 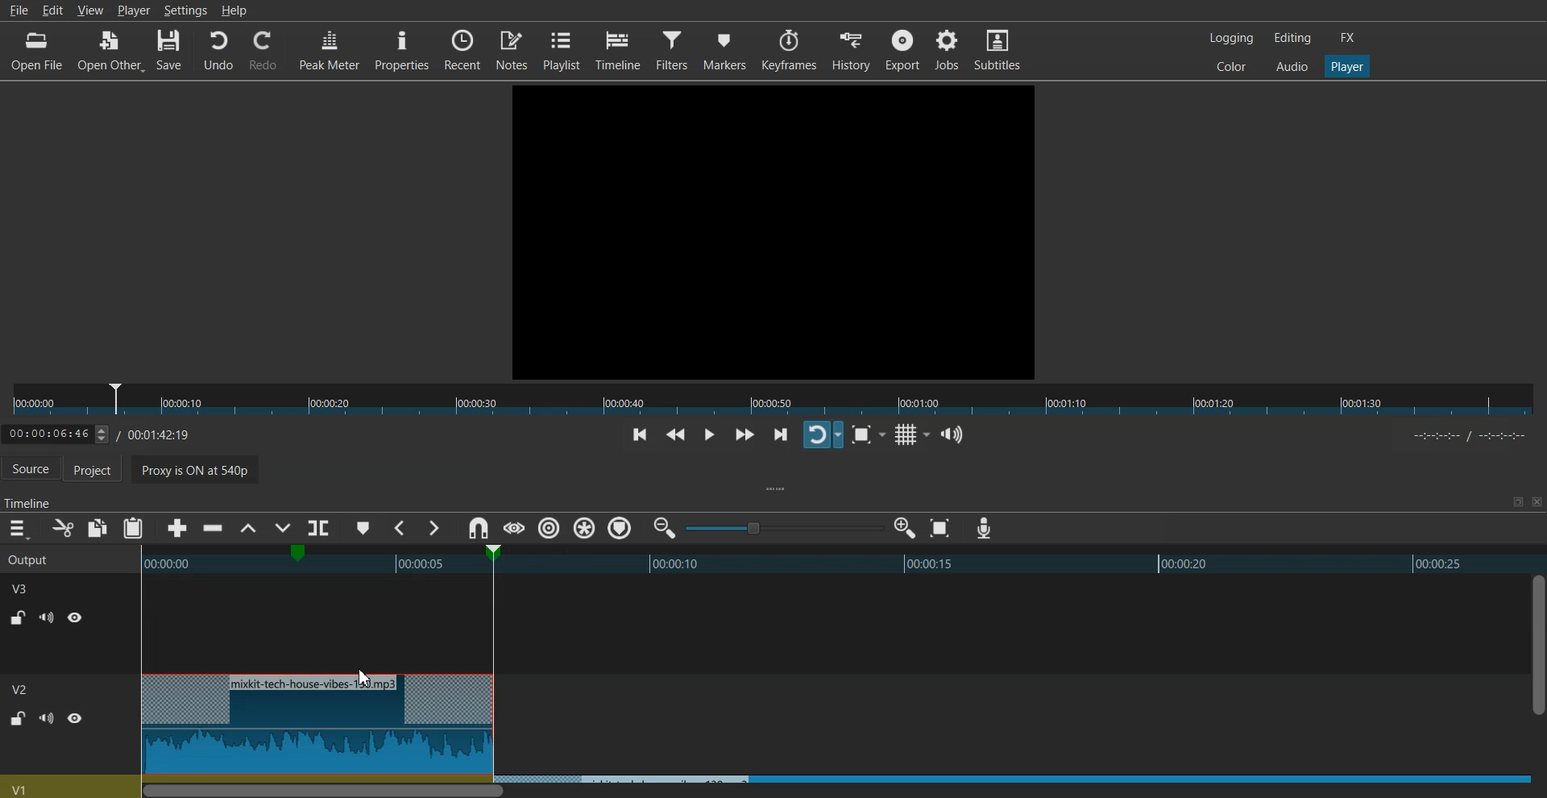 What do you see at coordinates (983, 529) in the screenshot?
I see `Record audio` at bounding box center [983, 529].